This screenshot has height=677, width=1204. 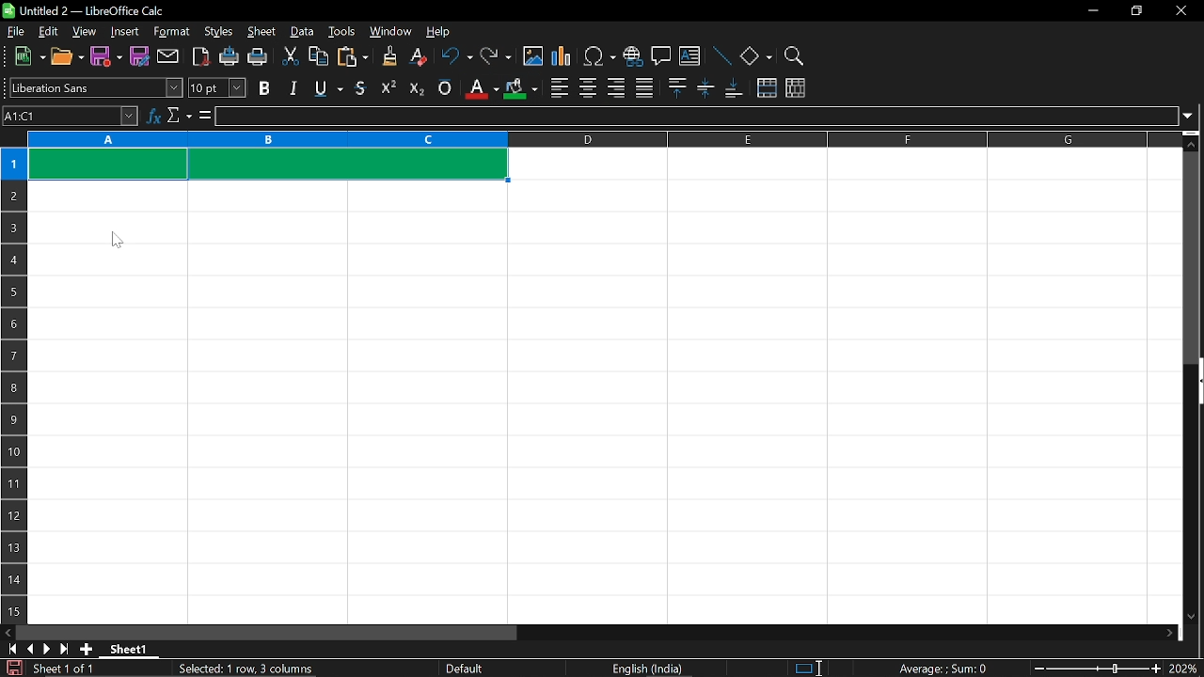 I want to click on move right, so click(x=1171, y=632).